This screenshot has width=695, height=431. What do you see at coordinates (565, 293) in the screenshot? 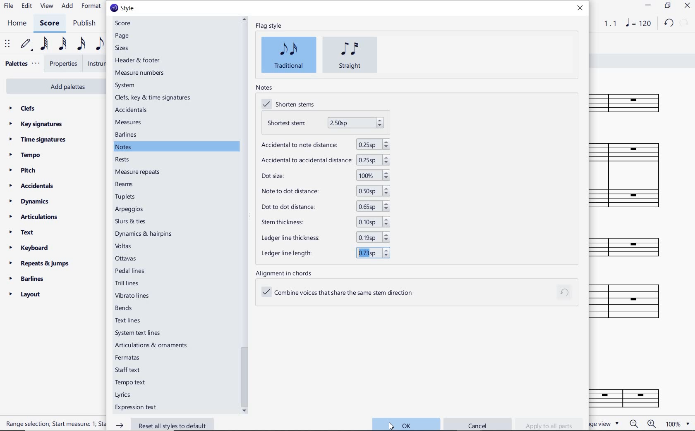
I see `reset to default` at bounding box center [565, 293].